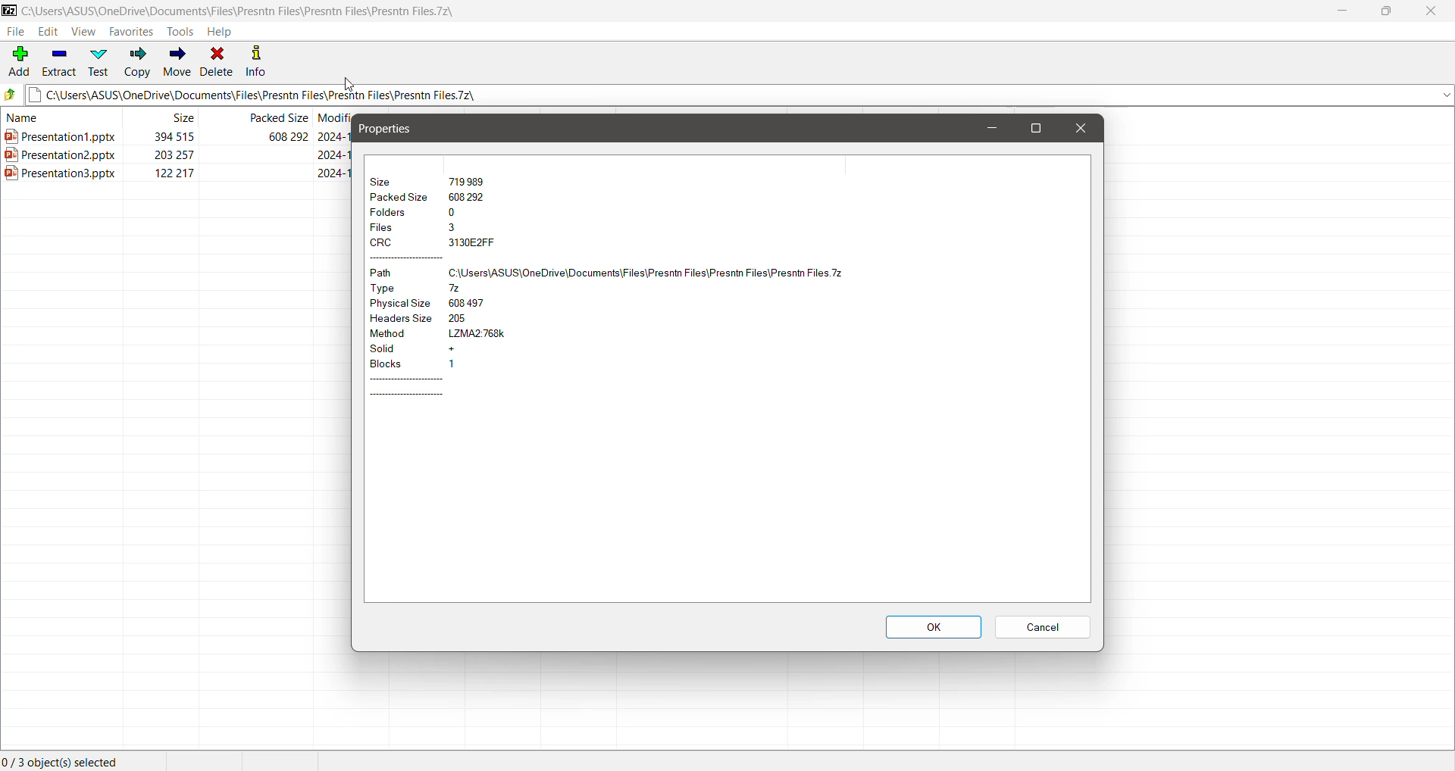 The image size is (1455, 771). What do you see at coordinates (181, 175) in the screenshot?
I see `122217` at bounding box center [181, 175].